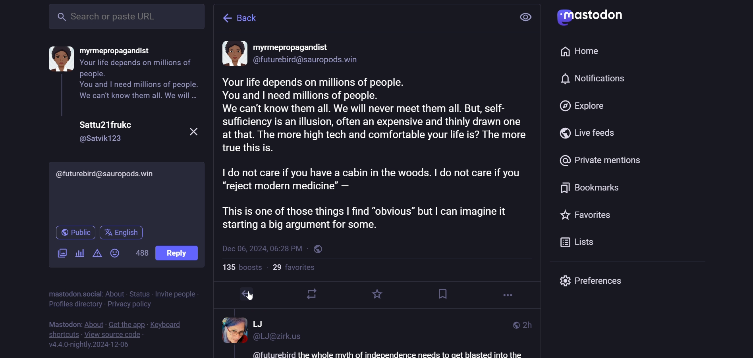 Image resolution: width=753 pixels, height=358 pixels. I want to click on name, so click(261, 324).